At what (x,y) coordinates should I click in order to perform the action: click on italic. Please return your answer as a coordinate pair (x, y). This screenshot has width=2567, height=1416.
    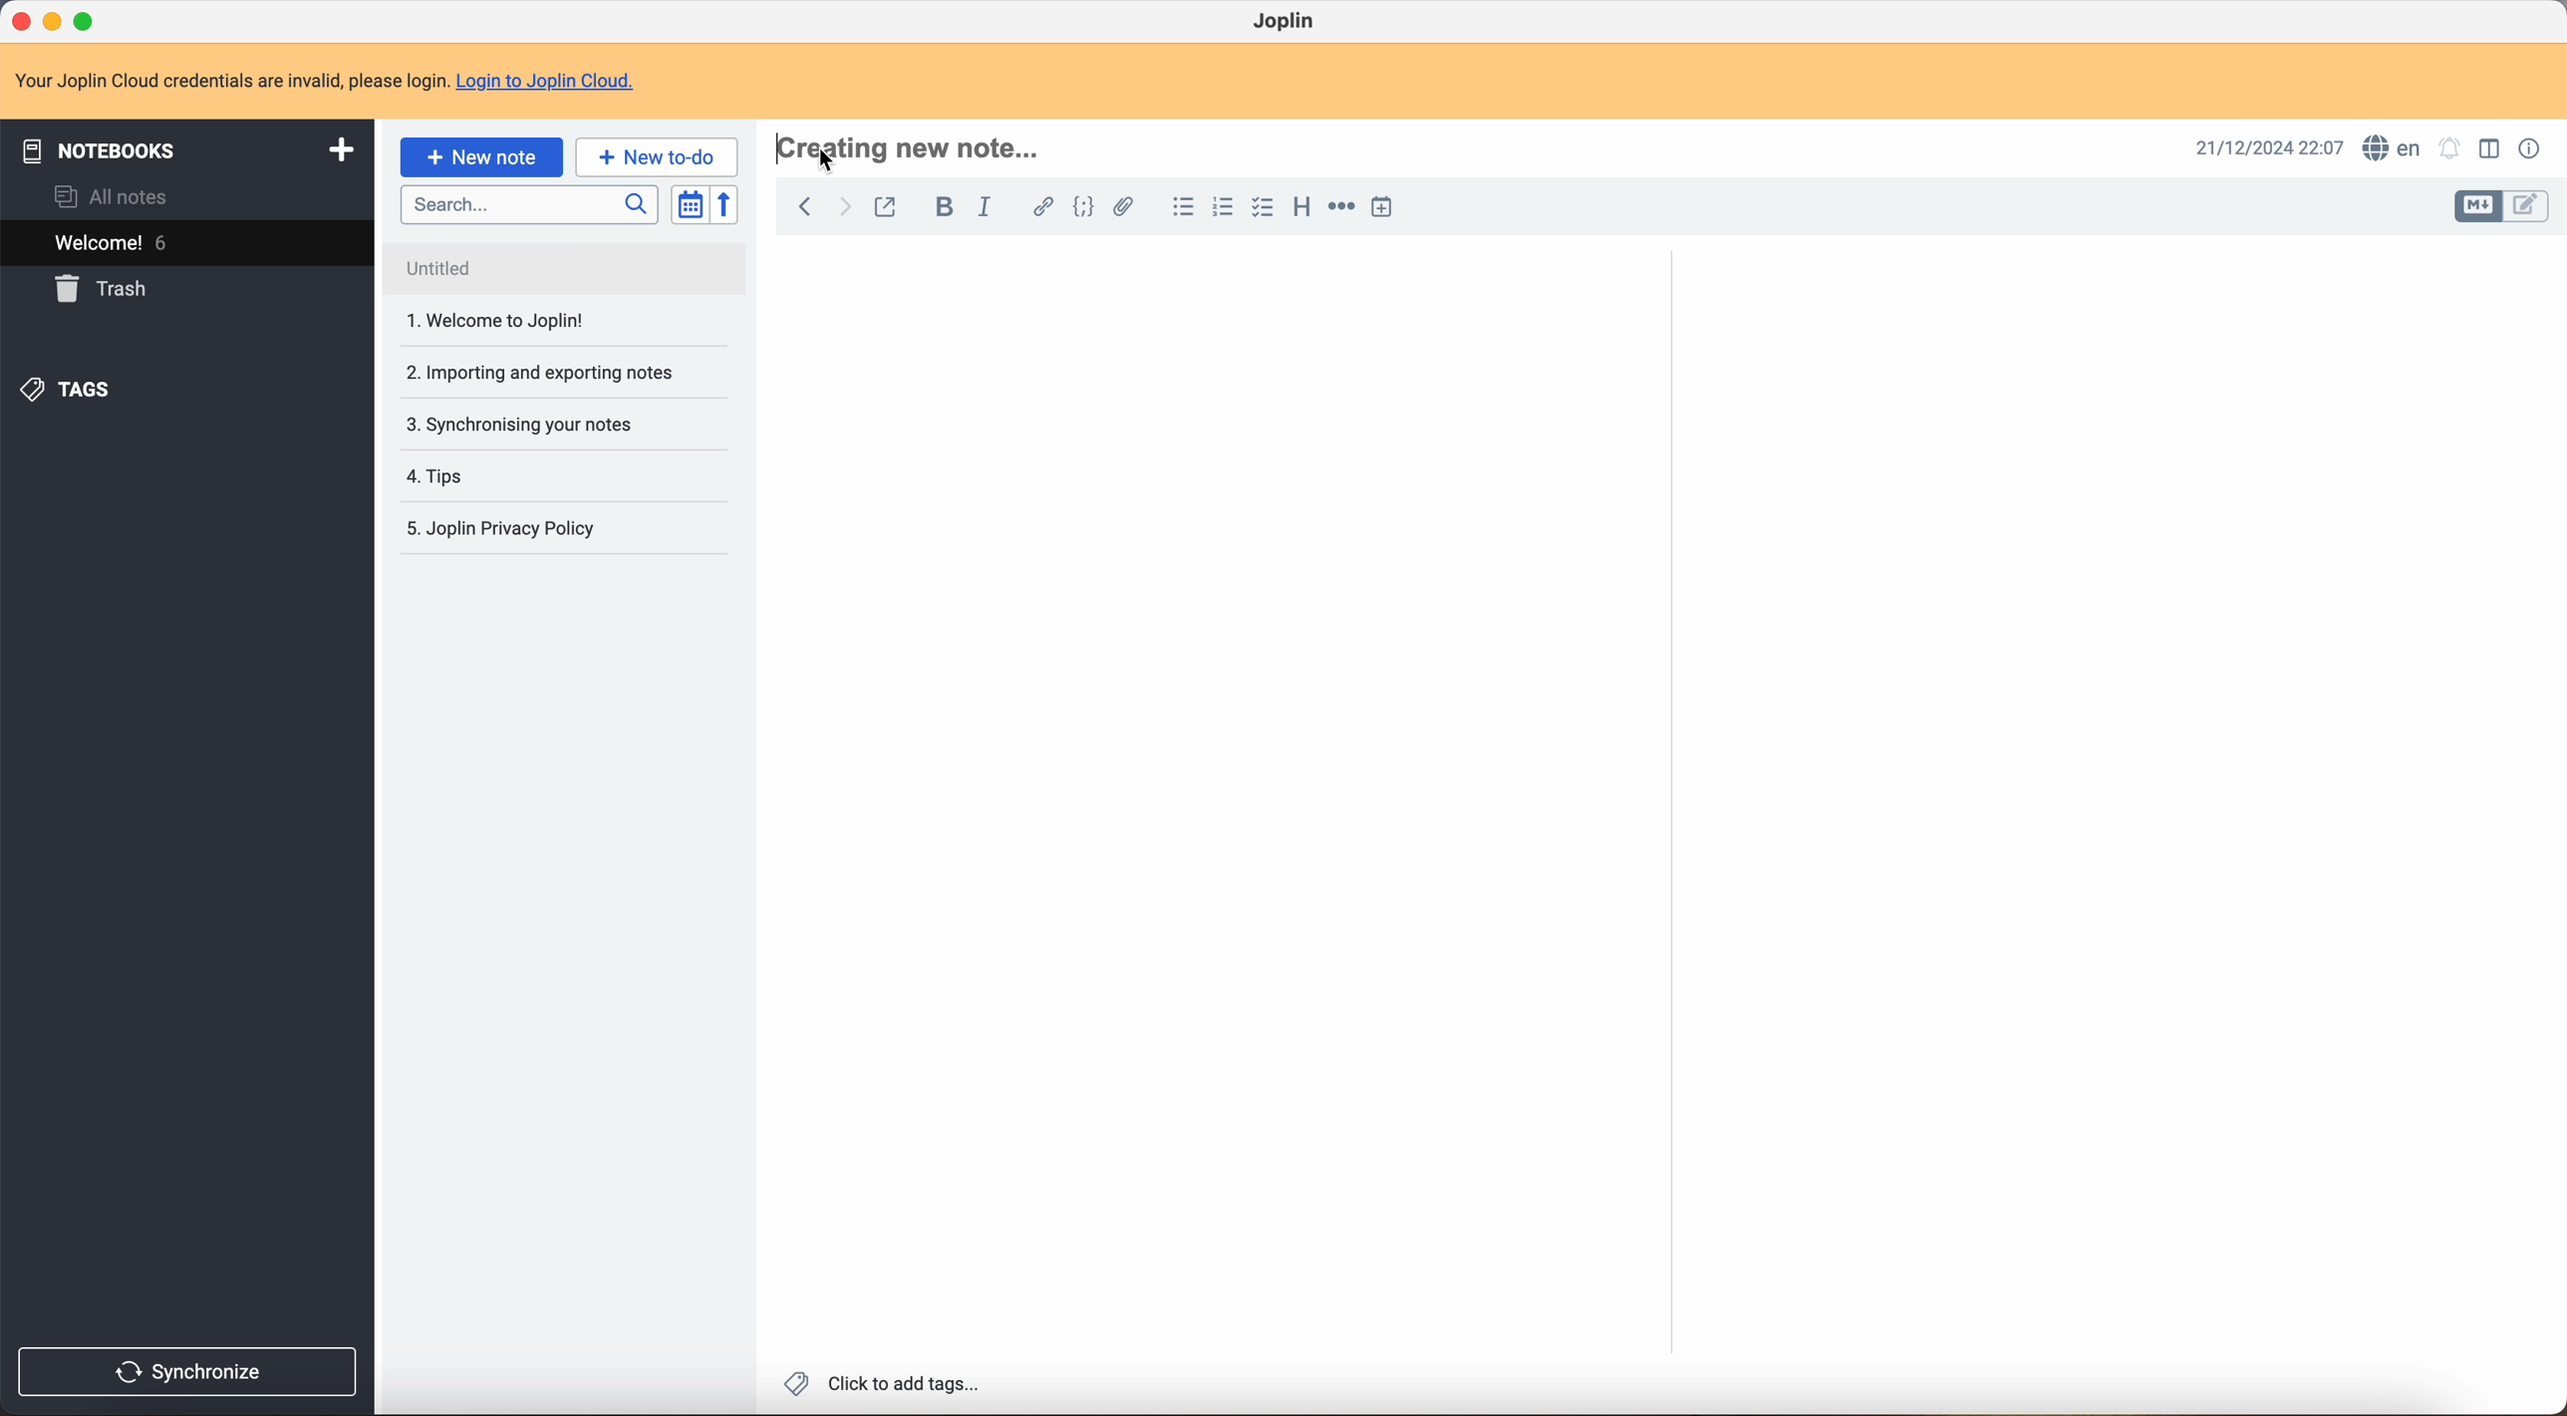
    Looking at the image, I should click on (990, 209).